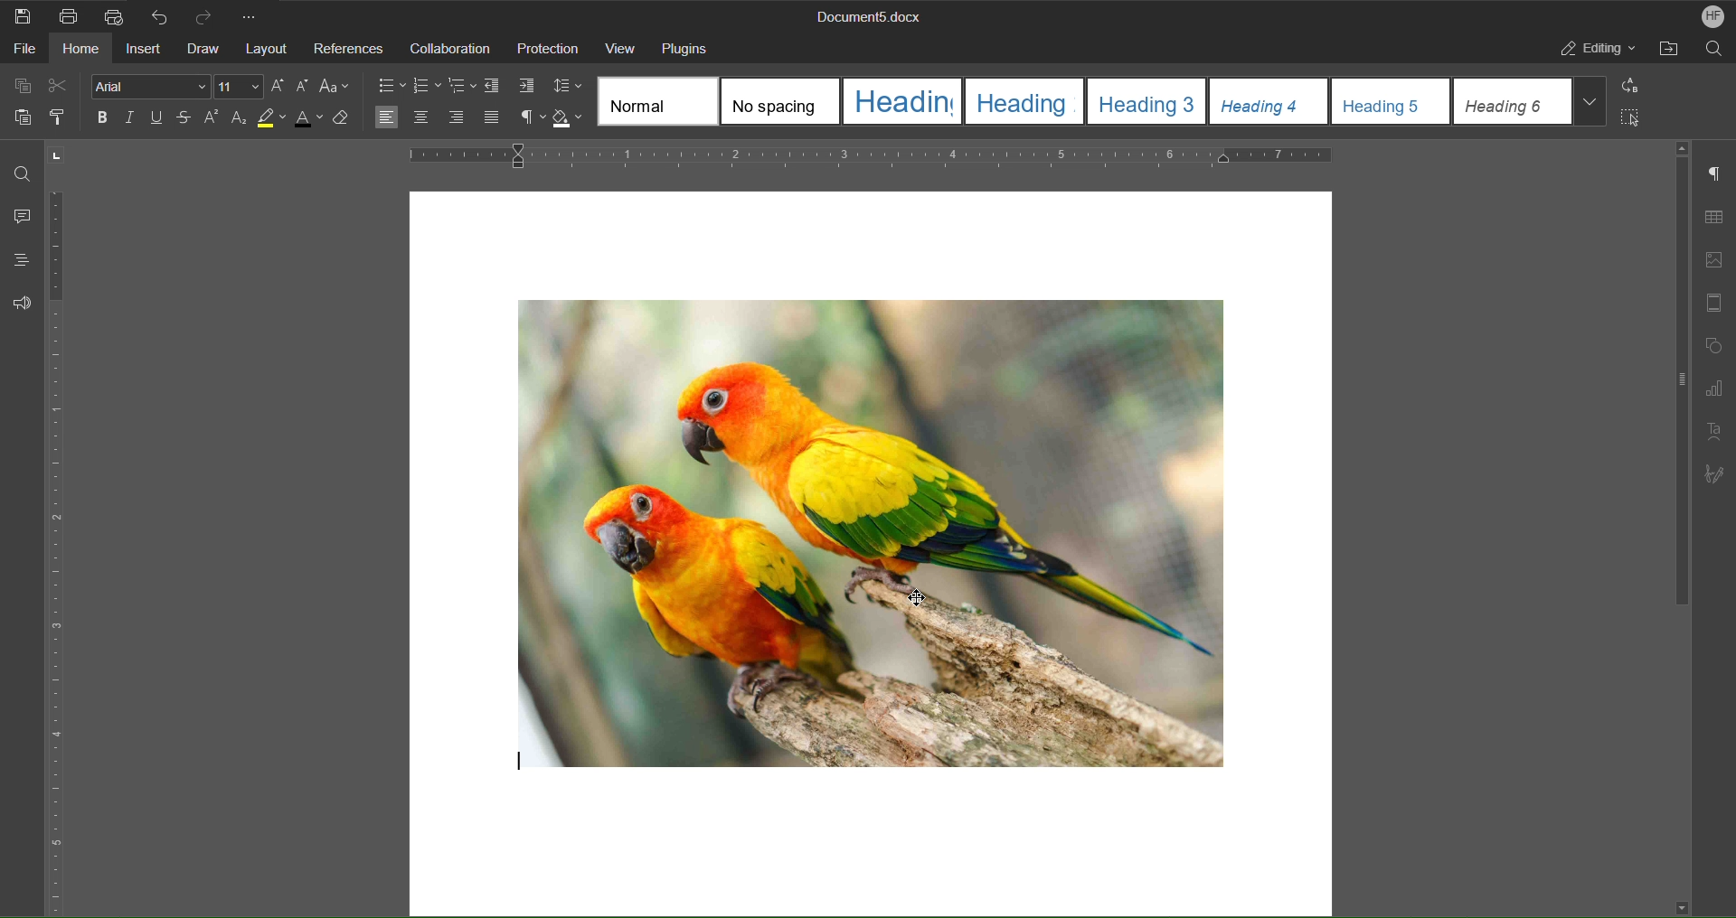  Describe the element at coordinates (64, 118) in the screenshot. I see `Copy Style` at that location.